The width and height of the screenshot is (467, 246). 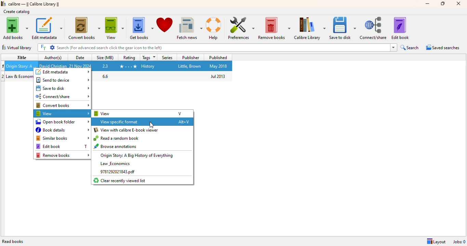 What do you see at coordinates (84, 28) in the screenshot?
I see `convert books` at bounding box center [84, 28].